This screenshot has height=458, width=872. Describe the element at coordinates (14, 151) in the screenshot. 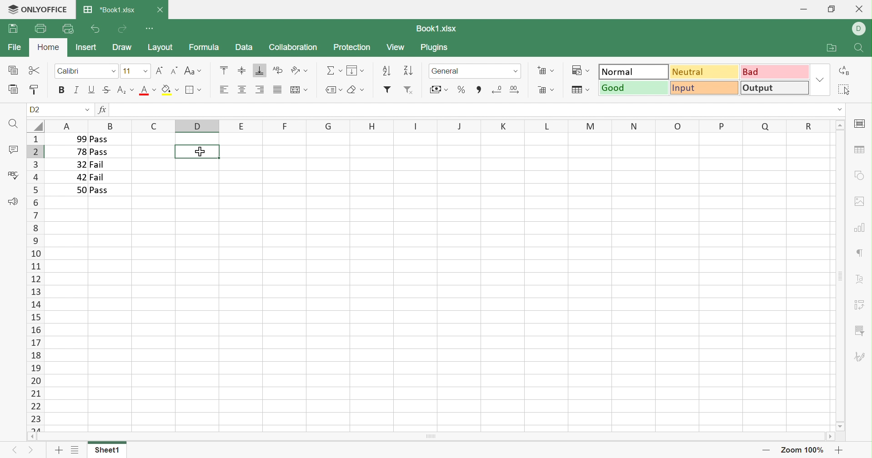

I see `Comments` at that location.